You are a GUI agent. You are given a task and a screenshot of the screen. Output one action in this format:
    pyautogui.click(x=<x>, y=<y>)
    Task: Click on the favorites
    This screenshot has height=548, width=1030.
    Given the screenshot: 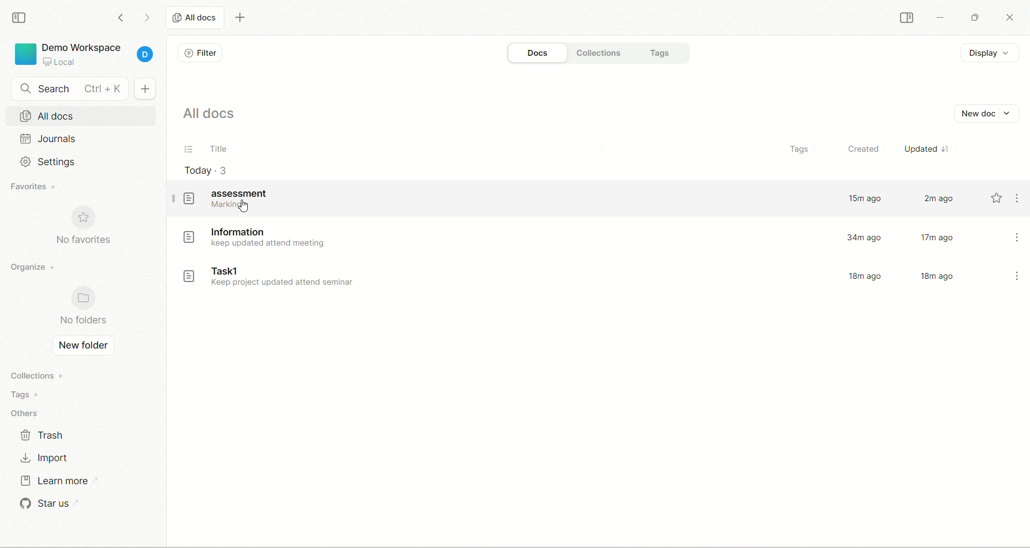 What is the action you would take?
    pyautogui.click(x=37, y=187)
    